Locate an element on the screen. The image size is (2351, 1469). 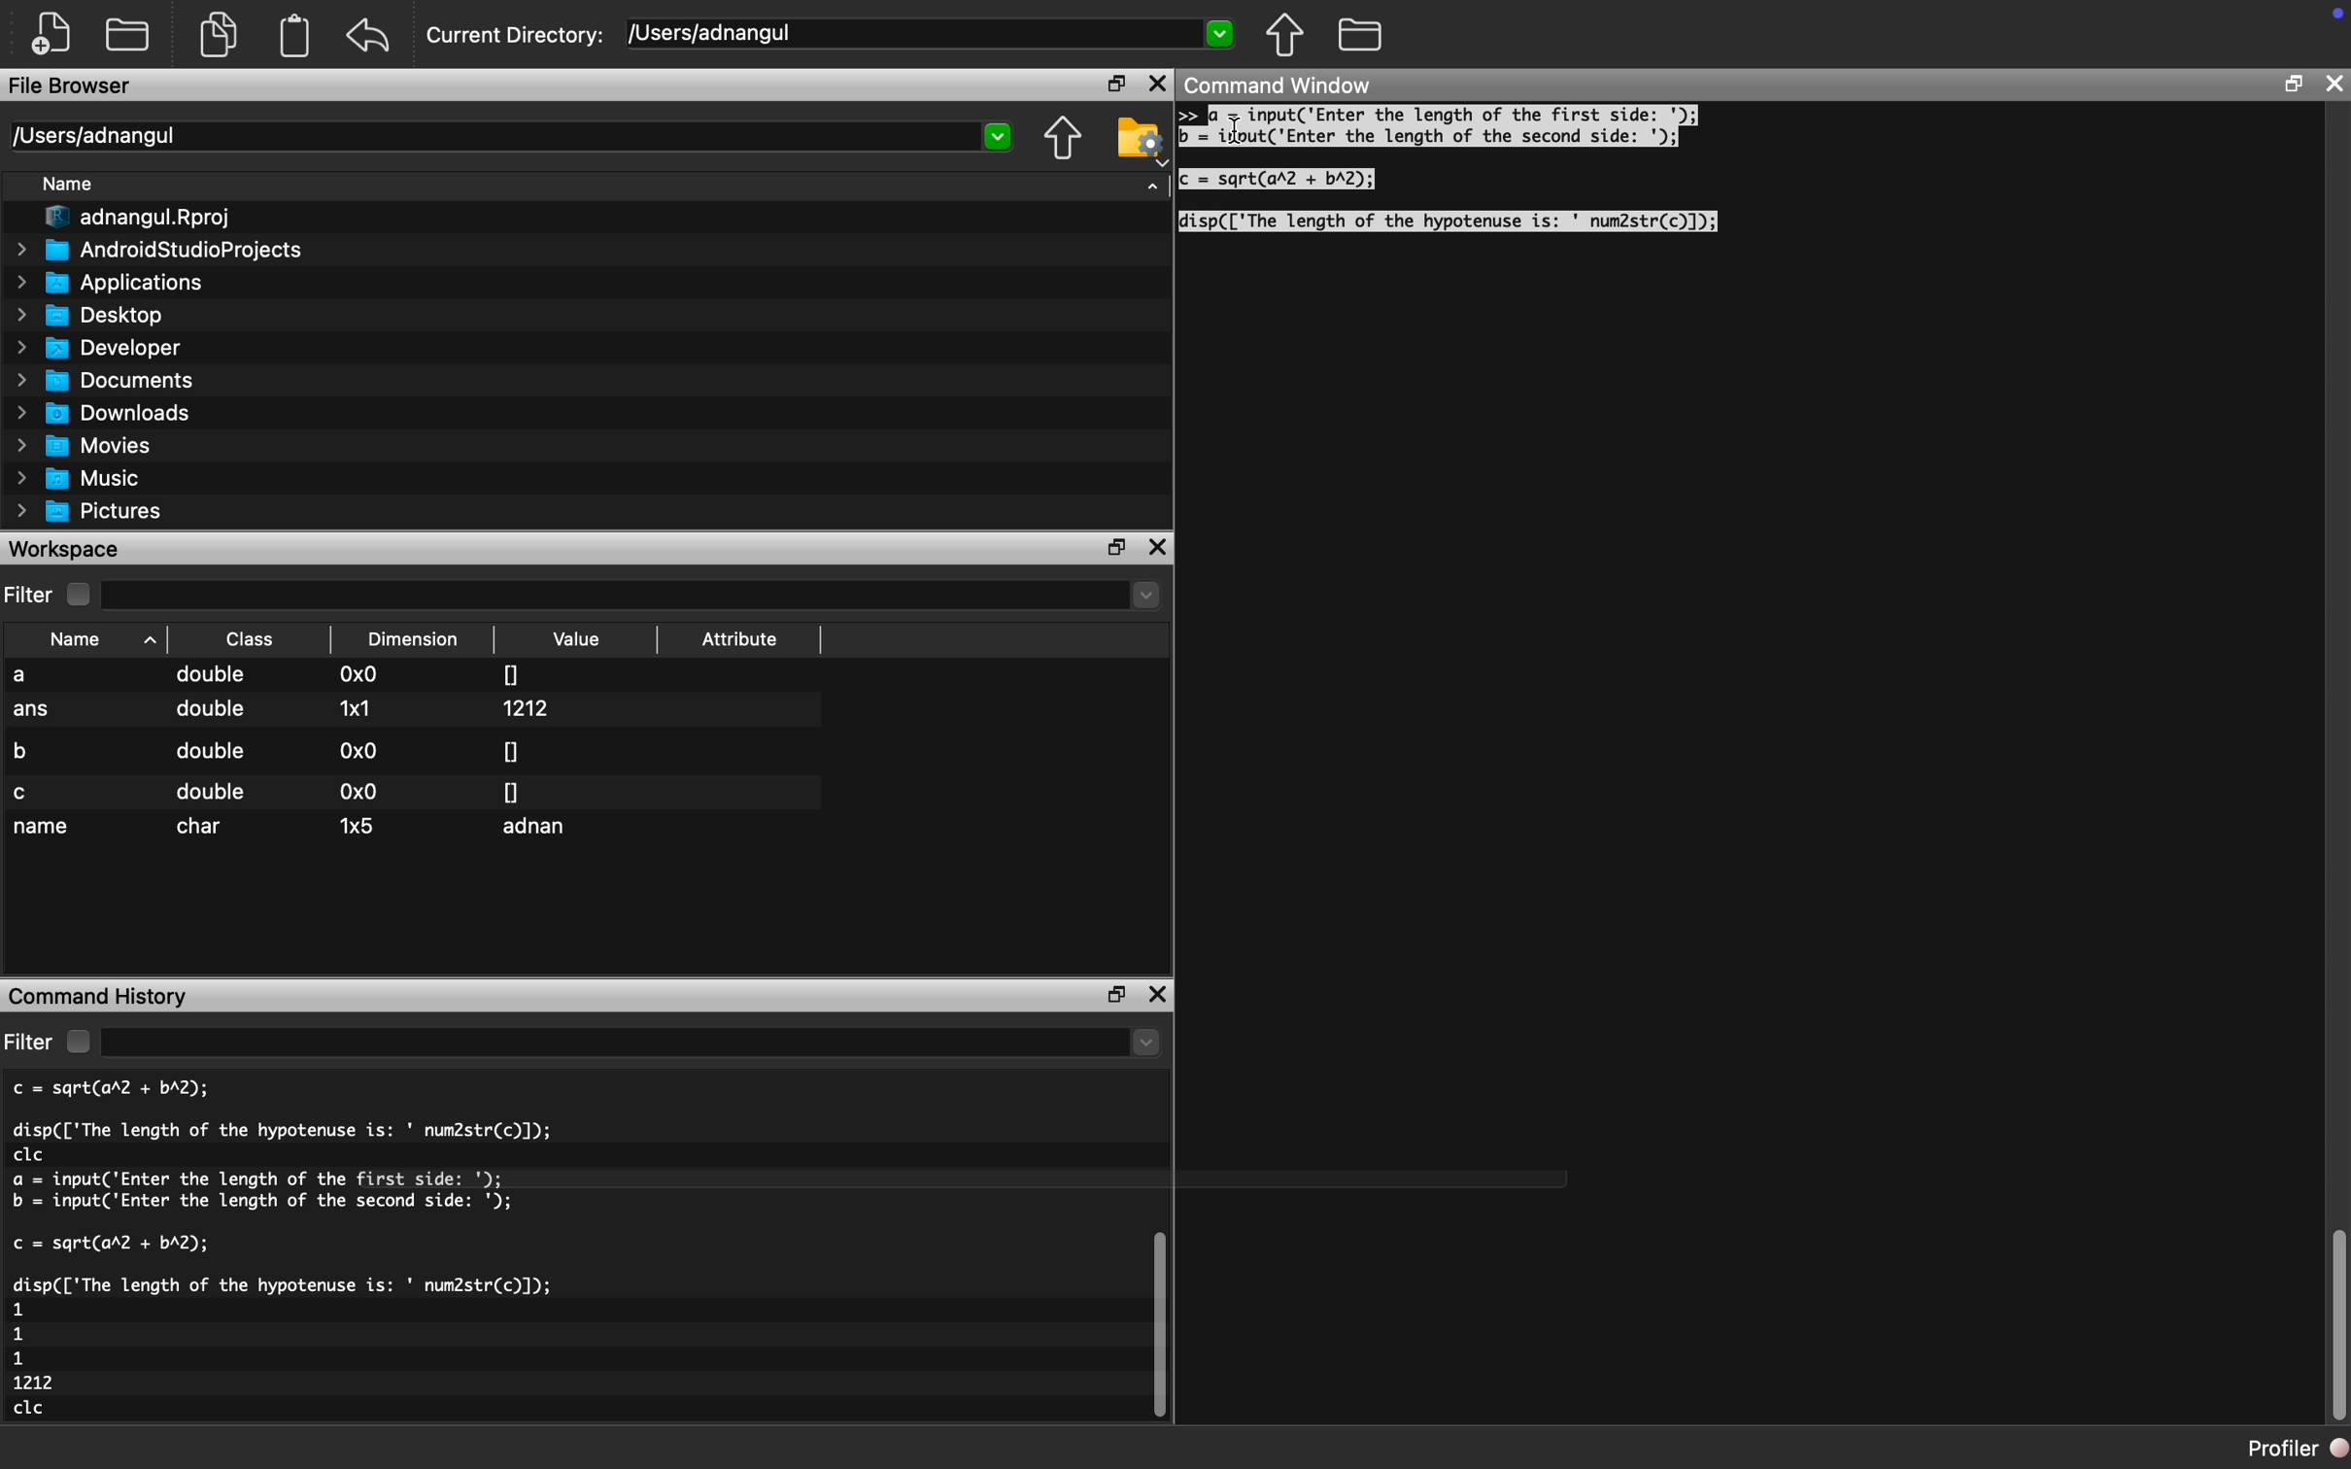
AndroidStudioProjects is located at coordinates (162, 250).